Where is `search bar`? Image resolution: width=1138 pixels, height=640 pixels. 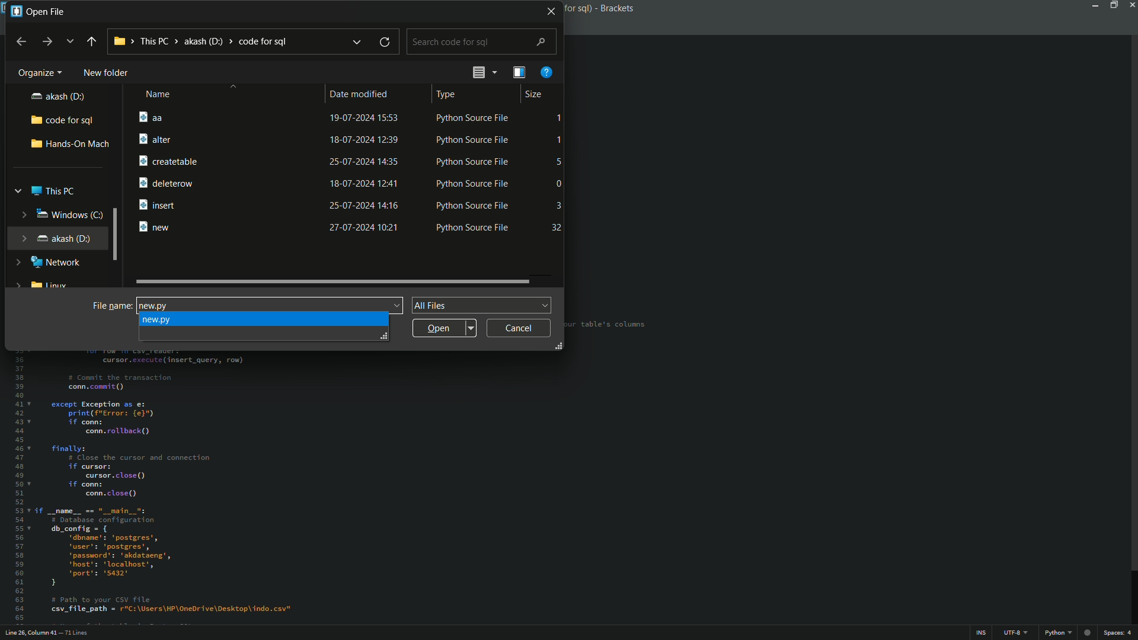 search bar is located at coordinates (485, 42).